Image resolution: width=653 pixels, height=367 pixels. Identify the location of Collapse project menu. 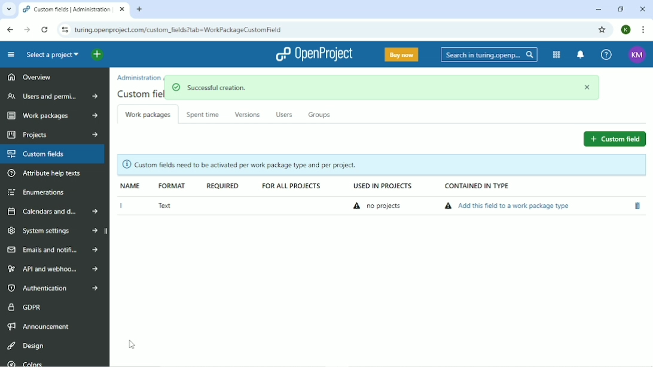
(11, 54).